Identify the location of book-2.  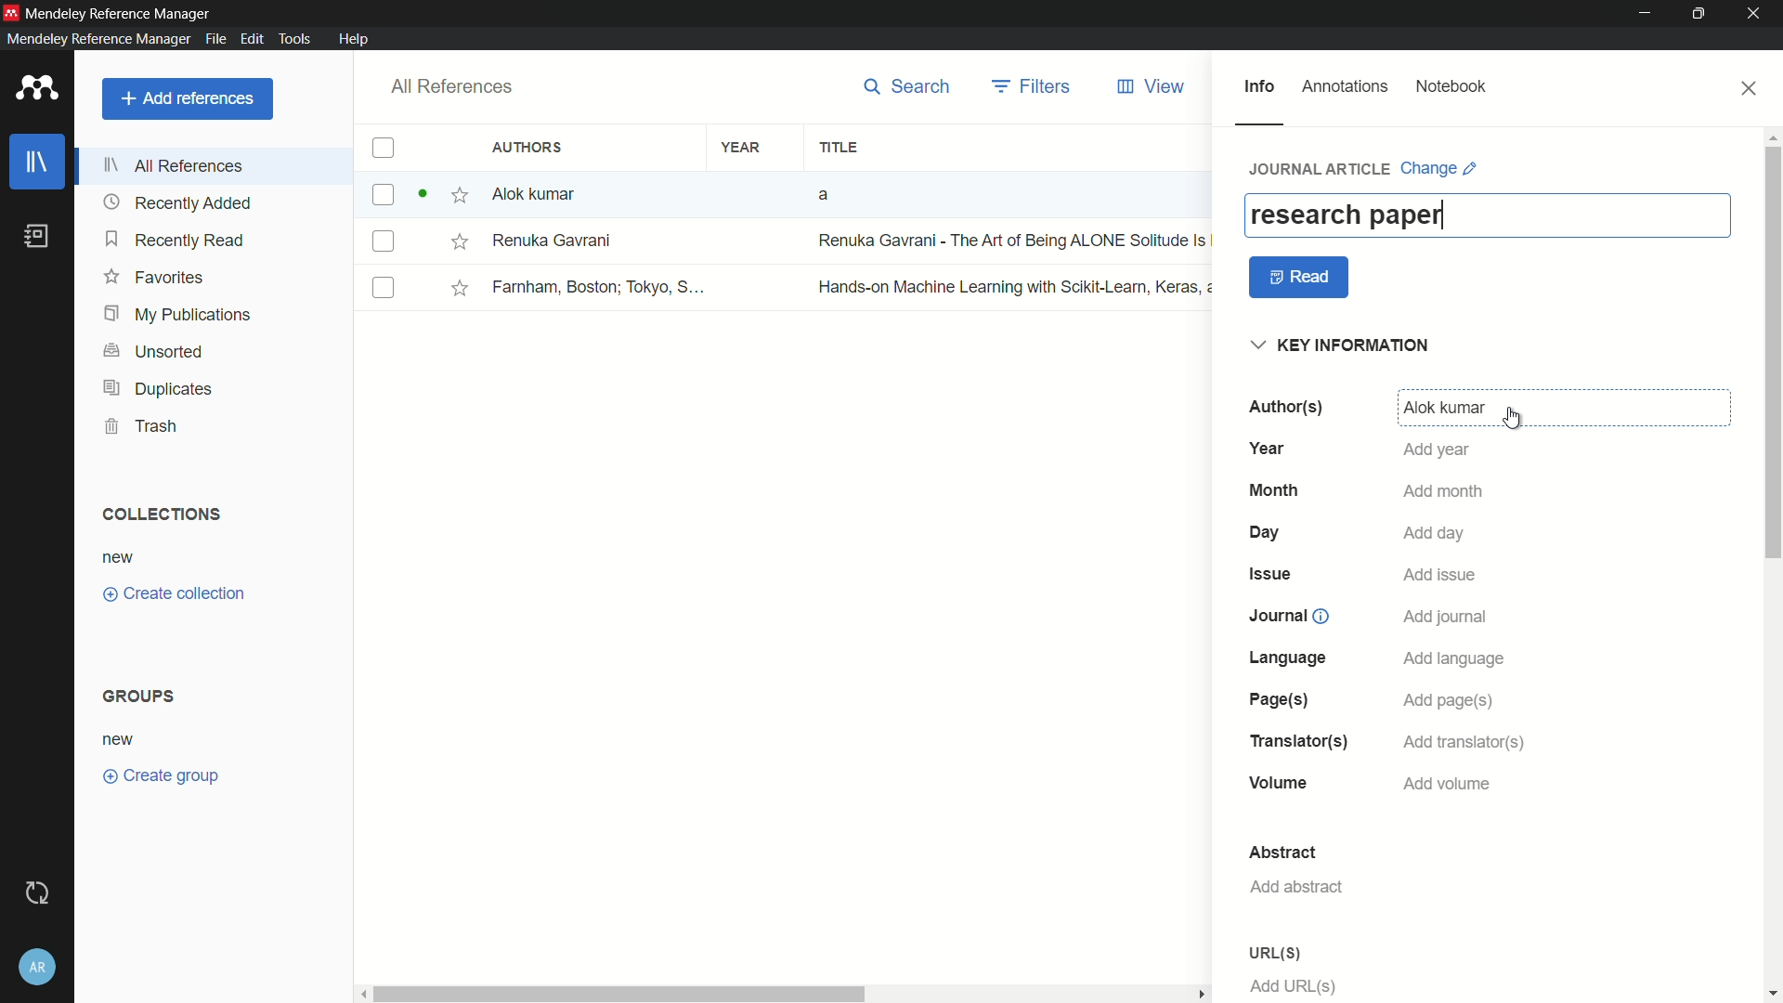
(788, 241).